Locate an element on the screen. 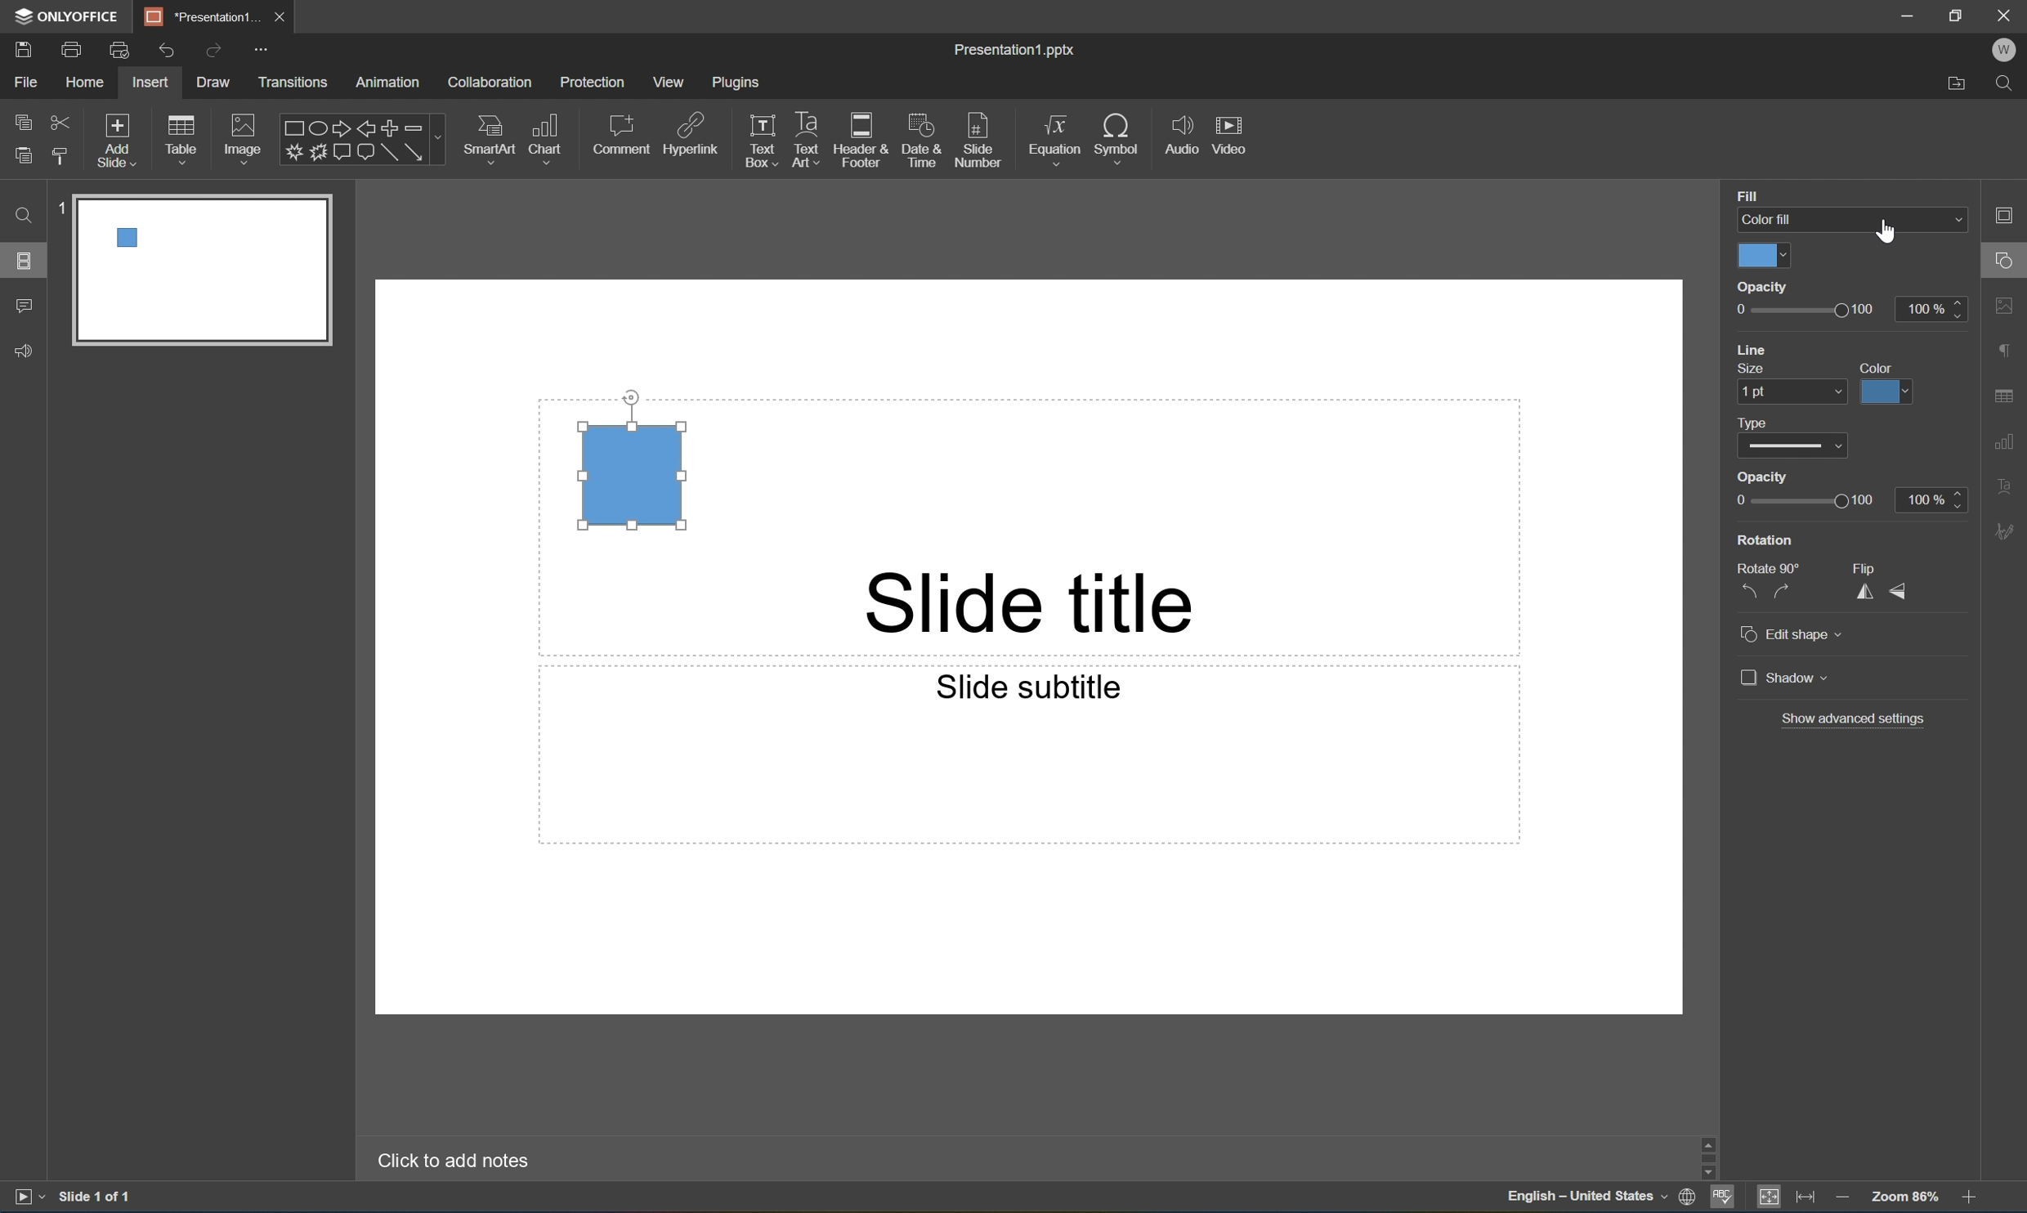 The image size is (2027, 1213). Save is located at coordinates (22, 48).